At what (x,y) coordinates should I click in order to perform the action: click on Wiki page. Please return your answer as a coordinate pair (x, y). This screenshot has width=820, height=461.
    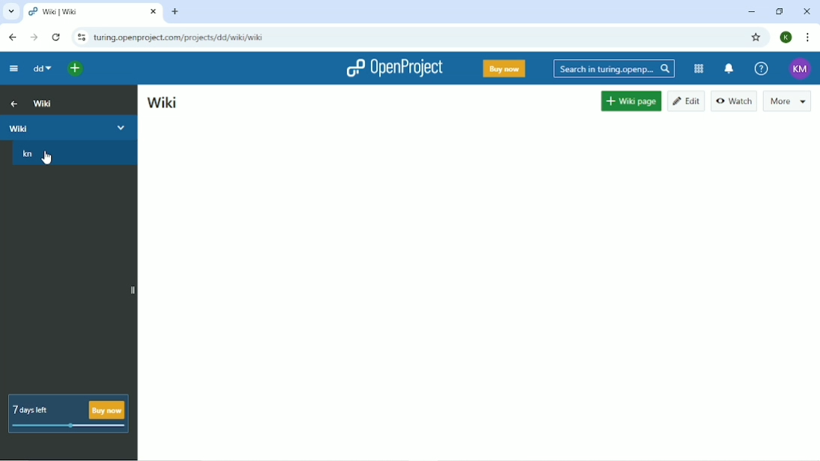
    Looking at the image, I should click on (630, 101).